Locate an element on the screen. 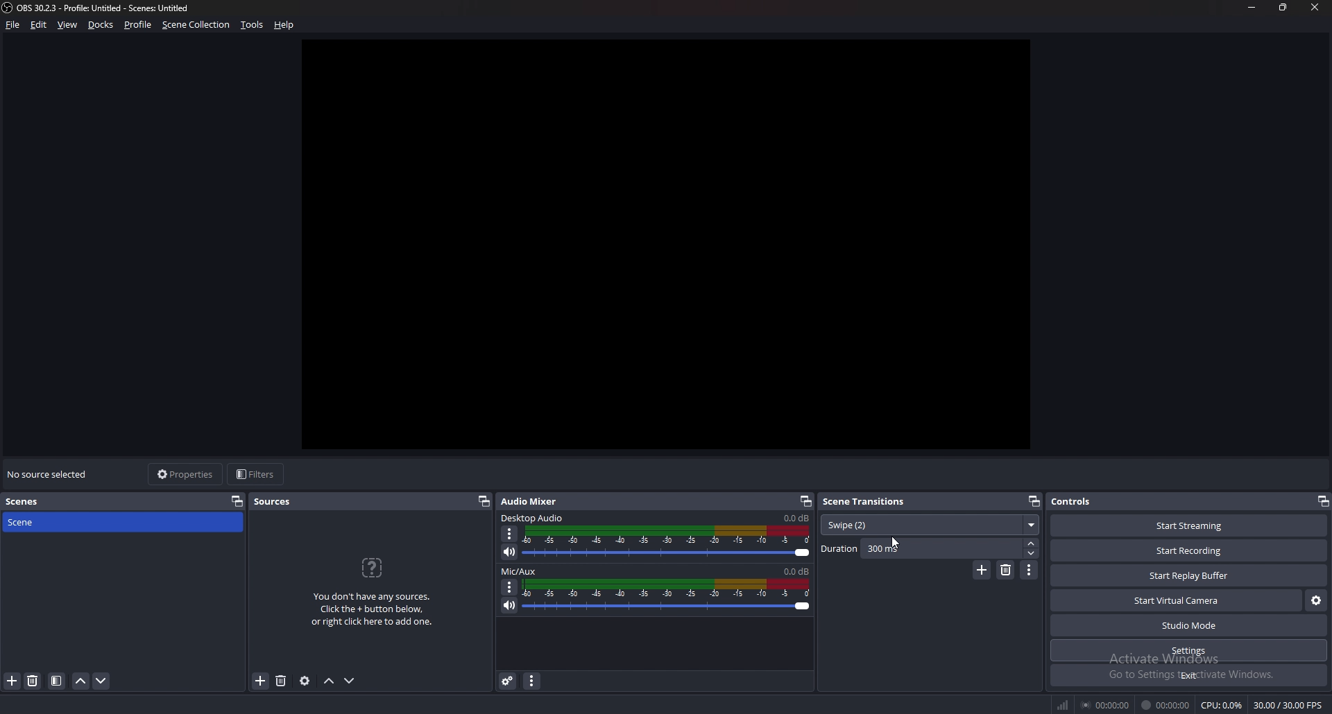  tools is located at coordinates (253, 24).